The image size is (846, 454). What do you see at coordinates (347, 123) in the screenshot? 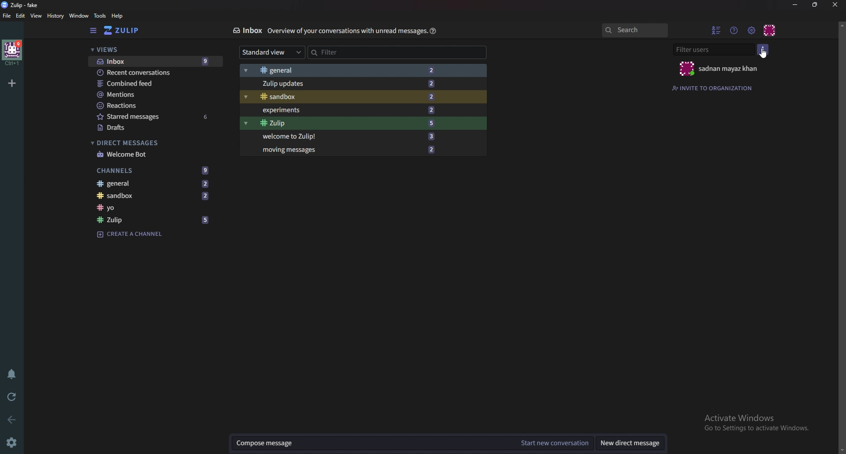
I see `Zulip` at bounding box center [347, 123].